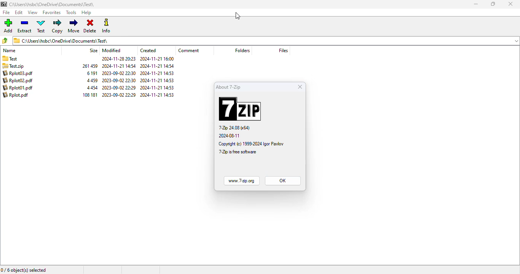 This screenshot has width=520, height=274. What do you see at coordinates (24, 269) in the screenshot?
I see `0/6 object(s) selected` at bounding box center [24, 269].